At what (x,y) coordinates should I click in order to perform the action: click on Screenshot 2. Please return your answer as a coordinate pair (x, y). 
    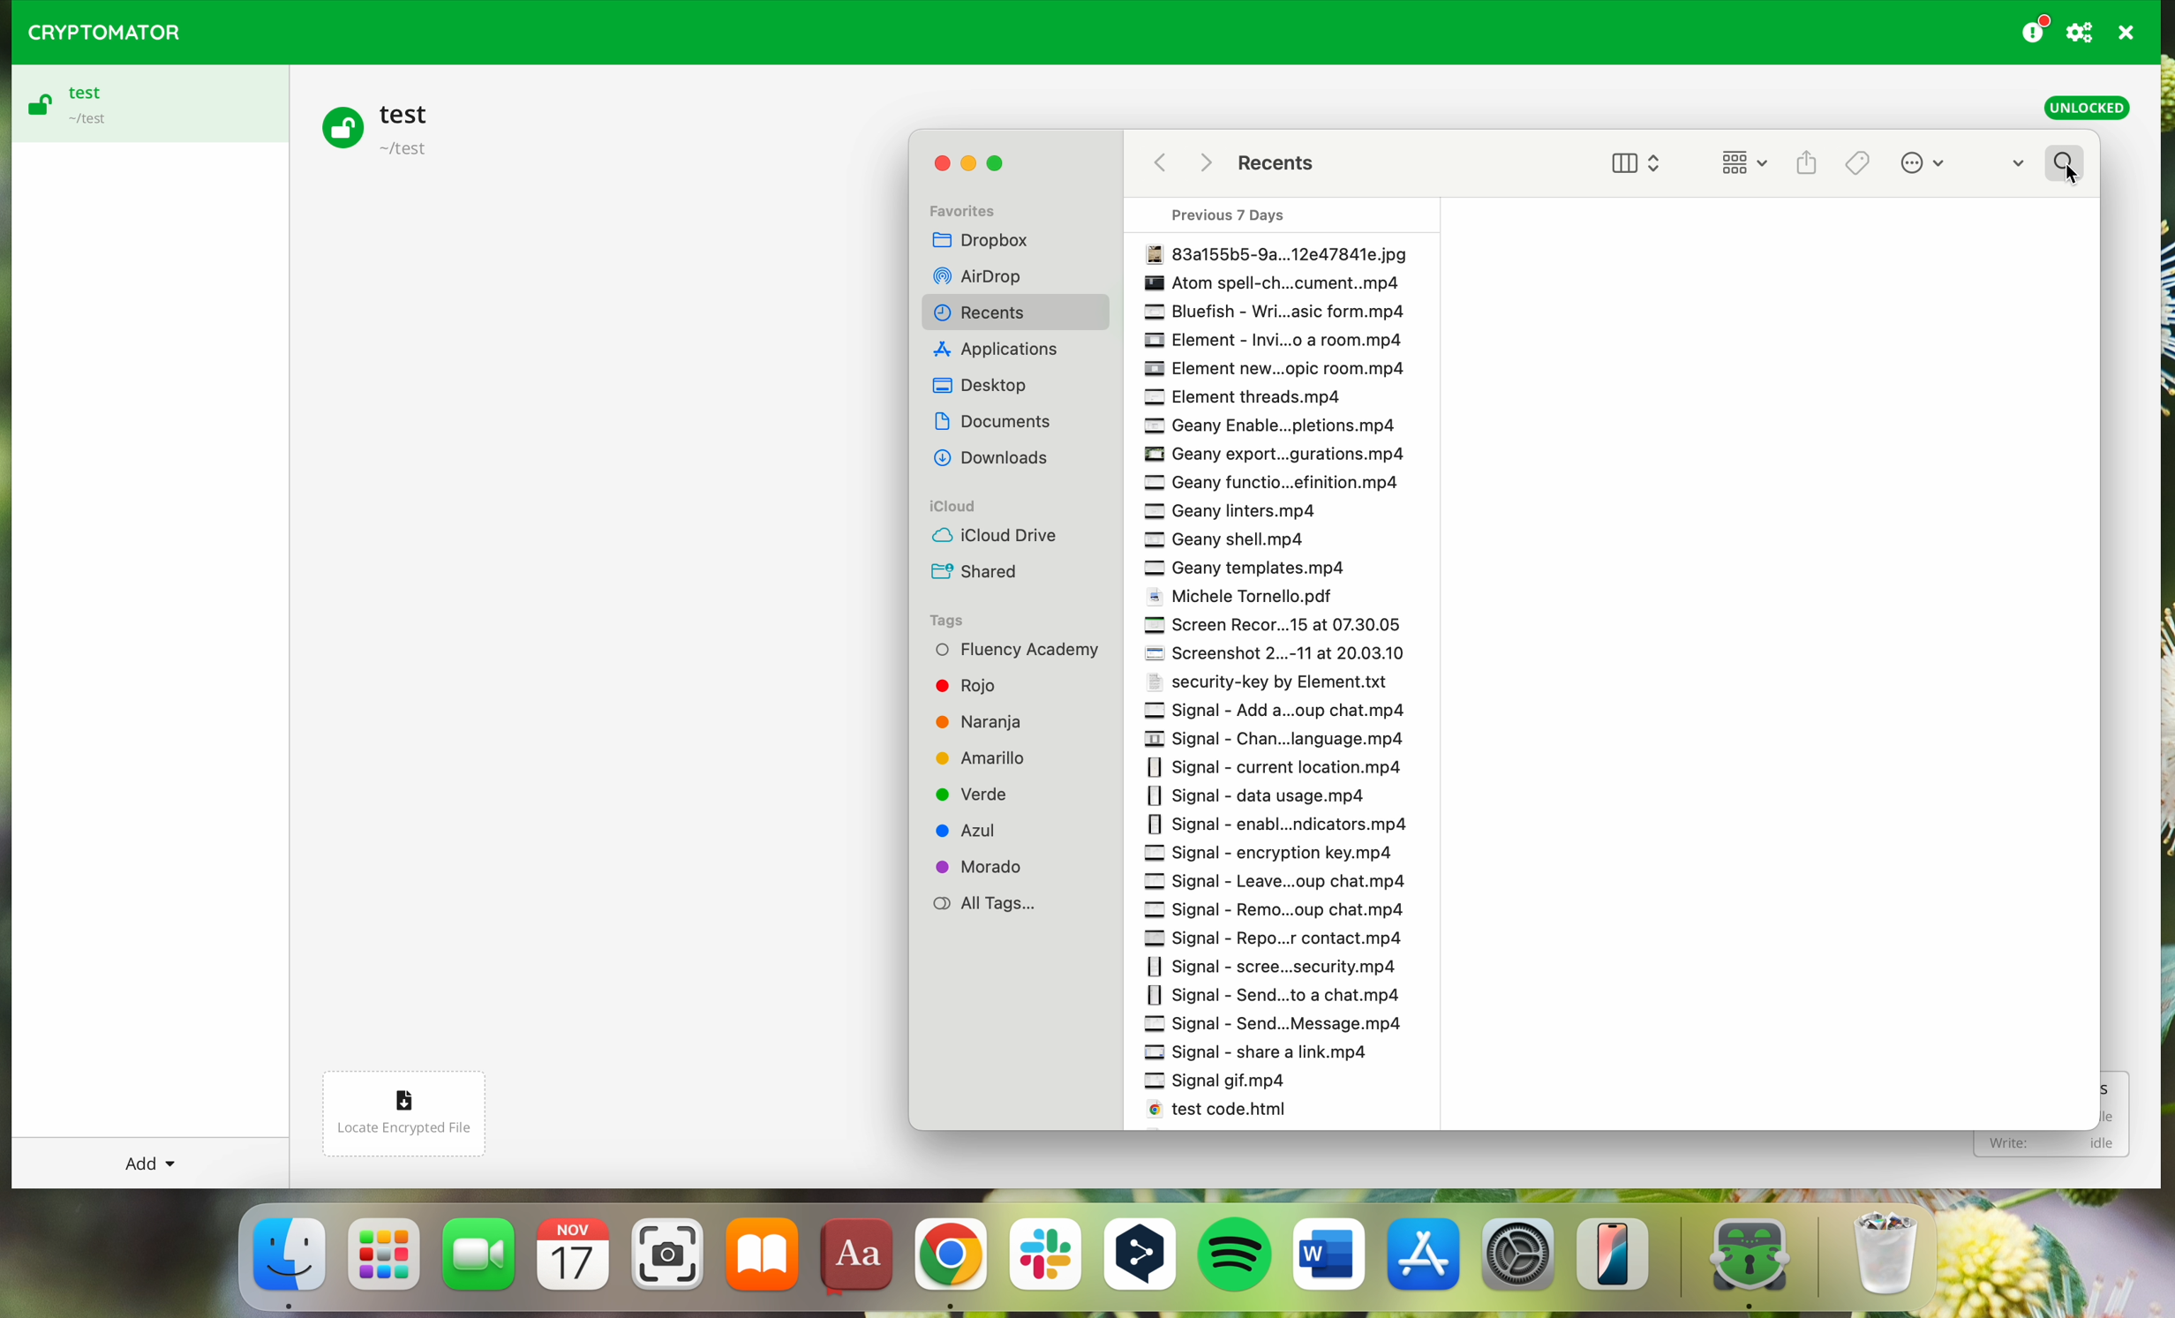
    Looking at the image, I should click on (1278, 658).